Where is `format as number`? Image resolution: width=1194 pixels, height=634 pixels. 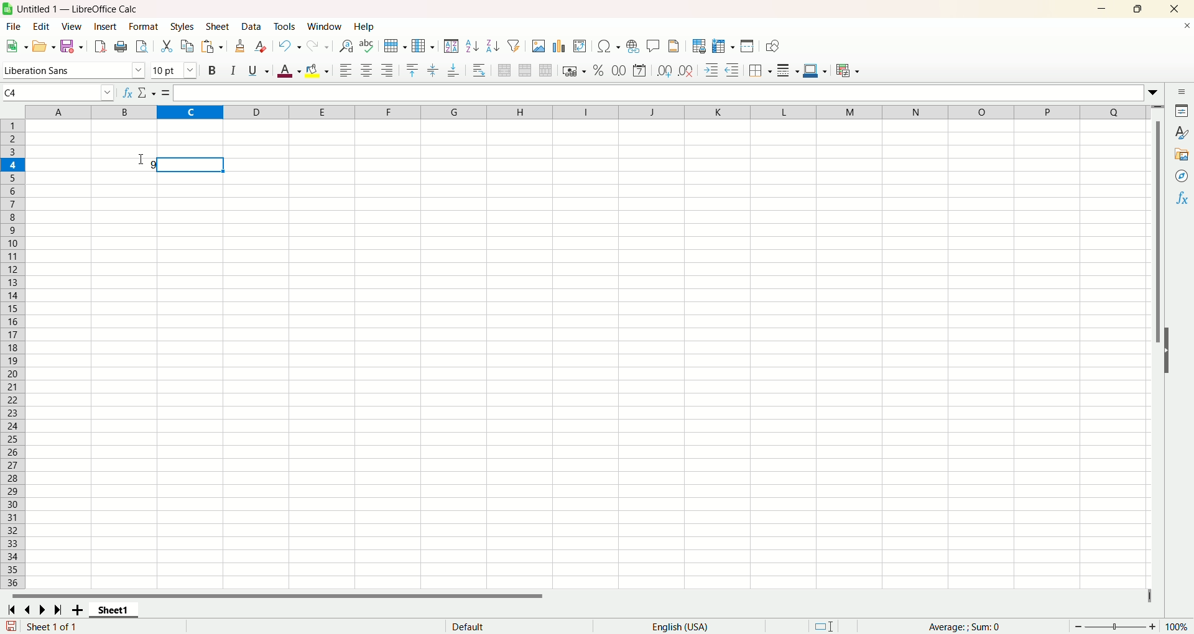
format as number is located at coordinates (619, 70).